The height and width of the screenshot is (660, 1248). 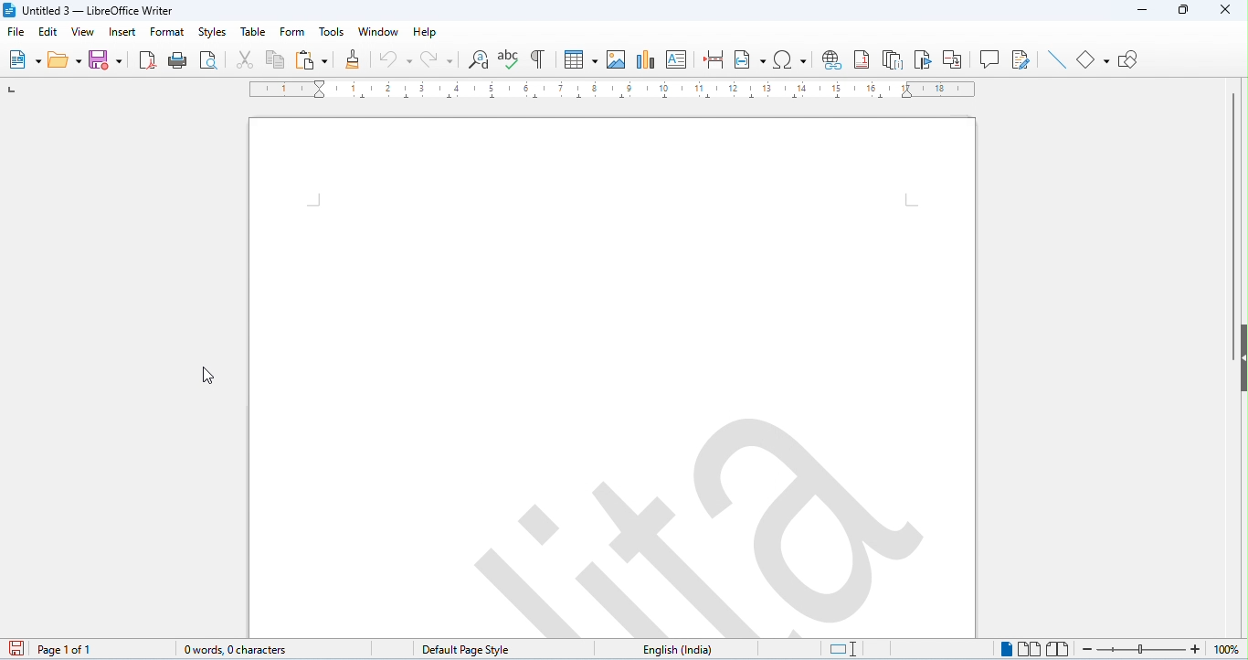 What do you see at coordinates (16, 34) in the screenshot?
I see `file` at bounding box center [16, 34].